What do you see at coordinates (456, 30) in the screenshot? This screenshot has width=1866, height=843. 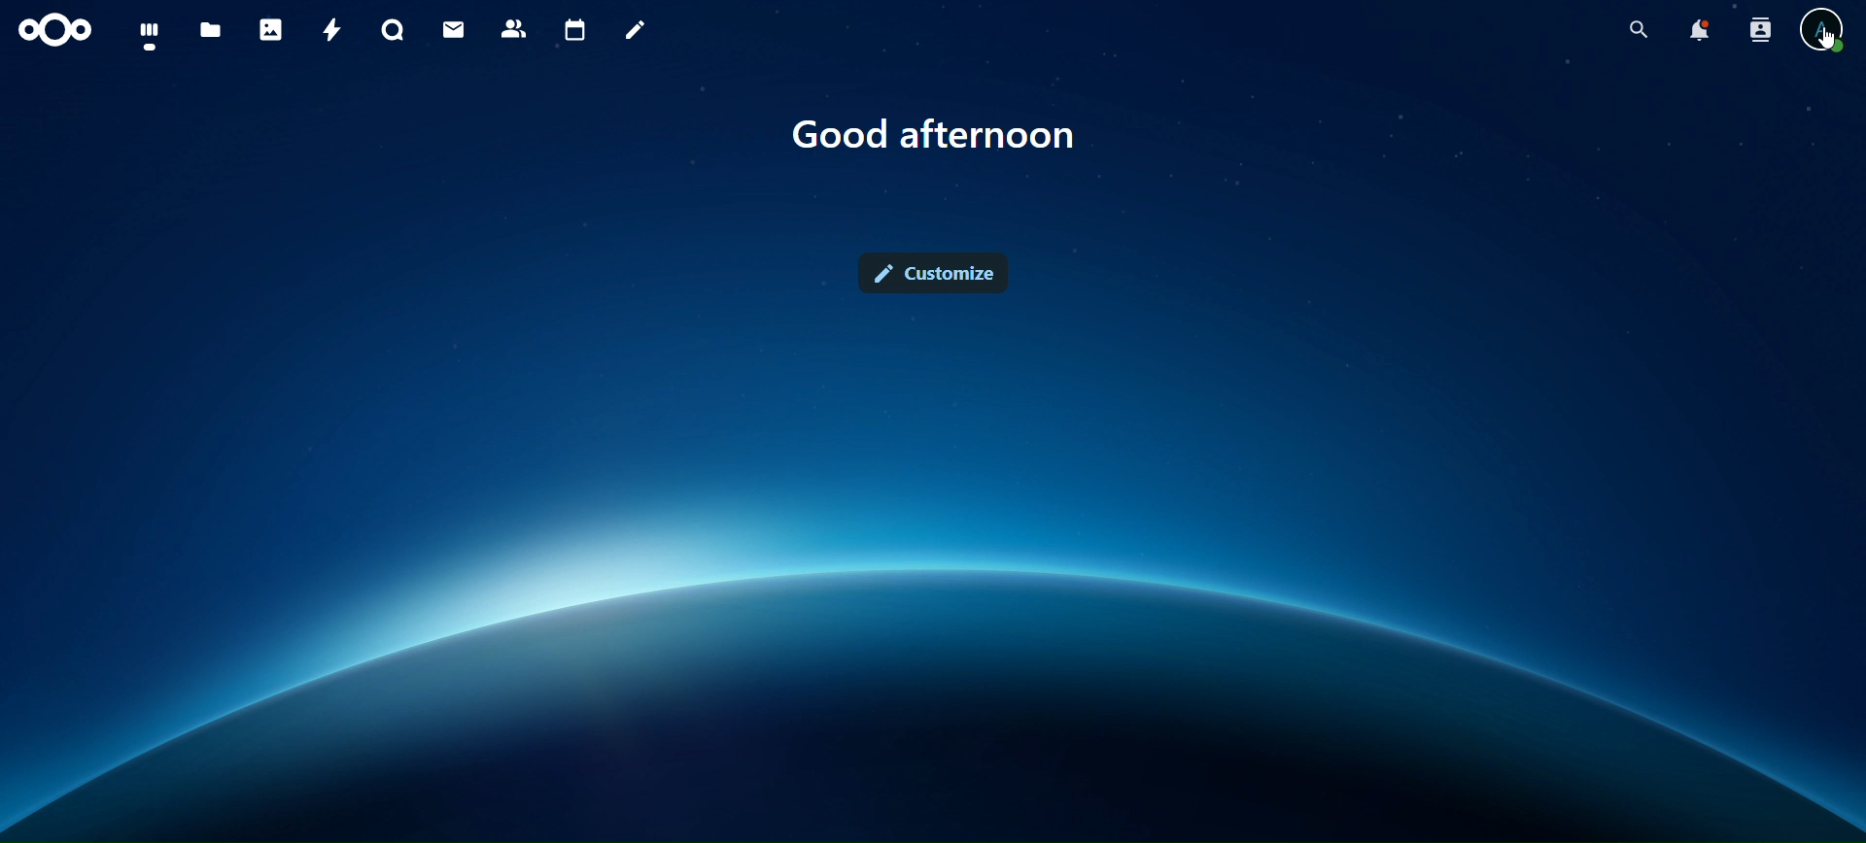 I see `mail` at bounding box center [456, 30].